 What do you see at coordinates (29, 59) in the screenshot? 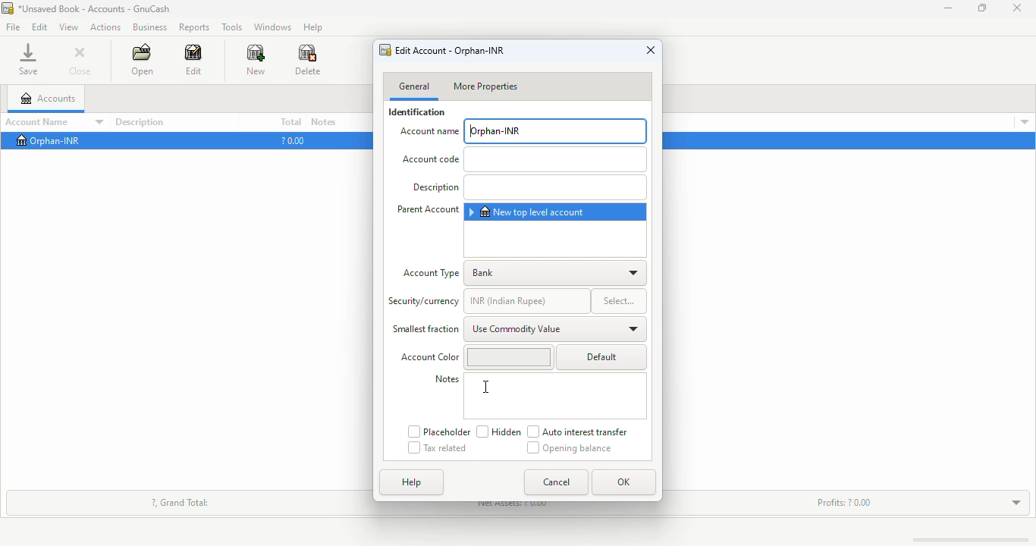
I see `save` at bounding box center [29, 59].